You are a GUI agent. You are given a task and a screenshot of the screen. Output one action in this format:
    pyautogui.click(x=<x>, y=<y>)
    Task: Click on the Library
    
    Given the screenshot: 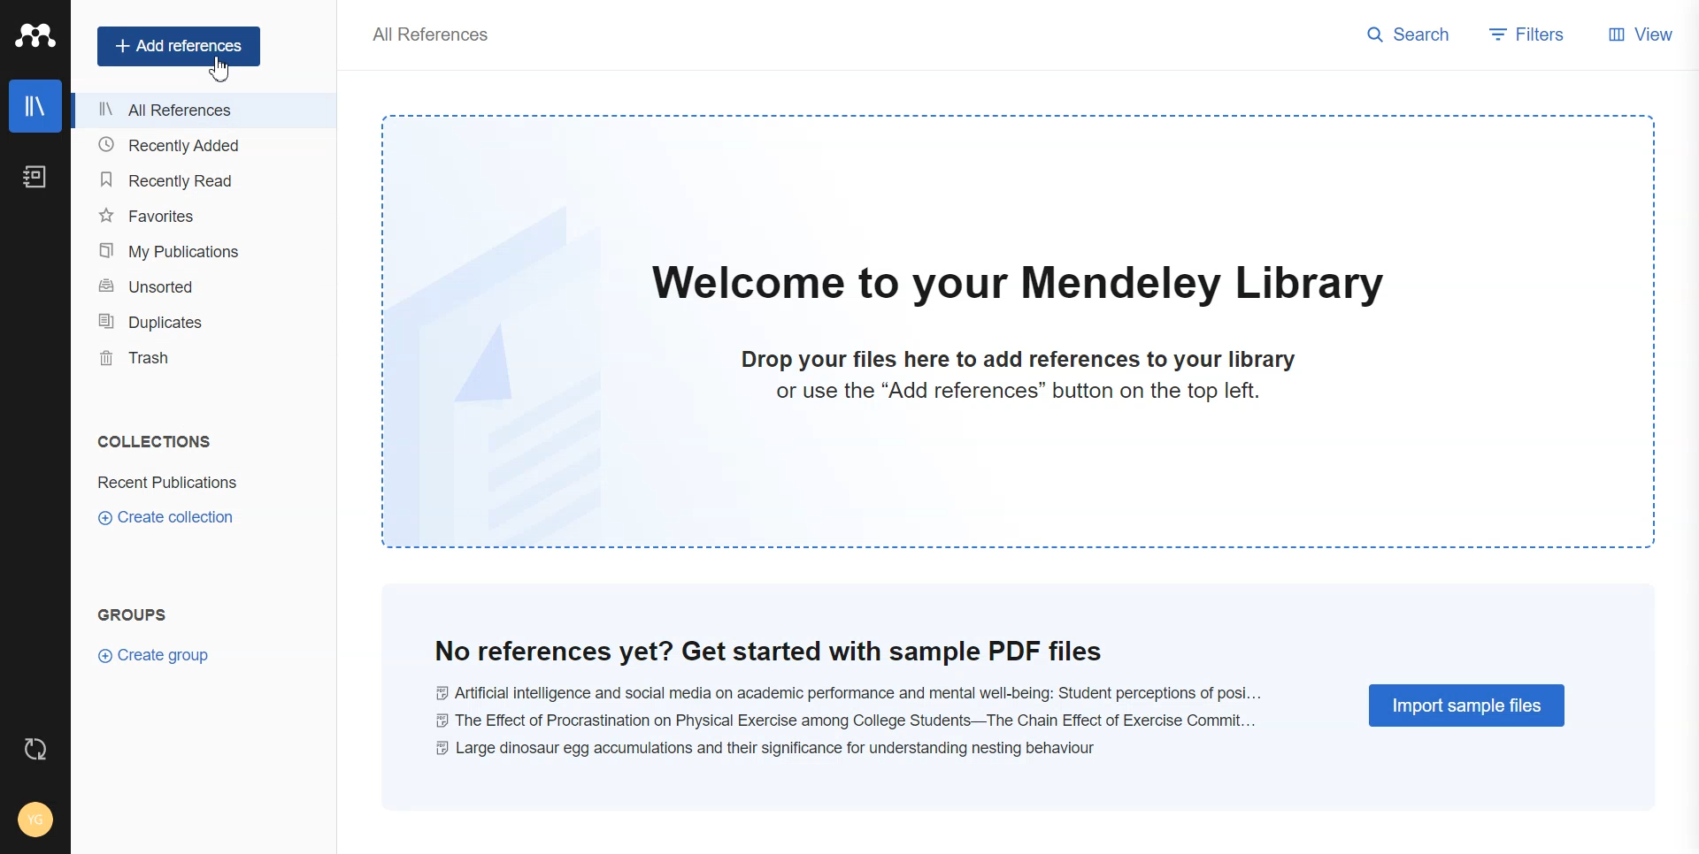 What is the action you would take?
    pyautogui.click(x=36, y=106)
    